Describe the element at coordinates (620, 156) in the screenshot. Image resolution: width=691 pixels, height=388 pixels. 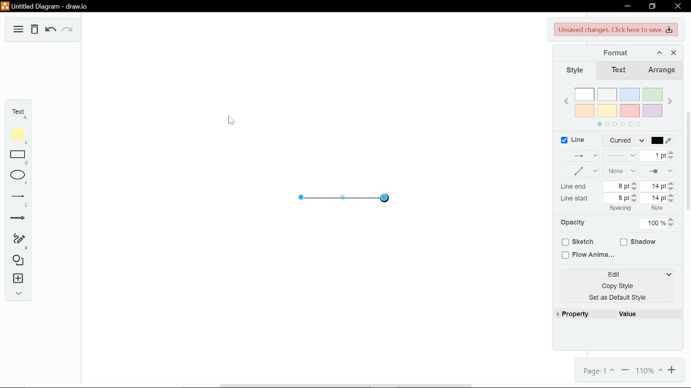
I see `Pattern` at that location.